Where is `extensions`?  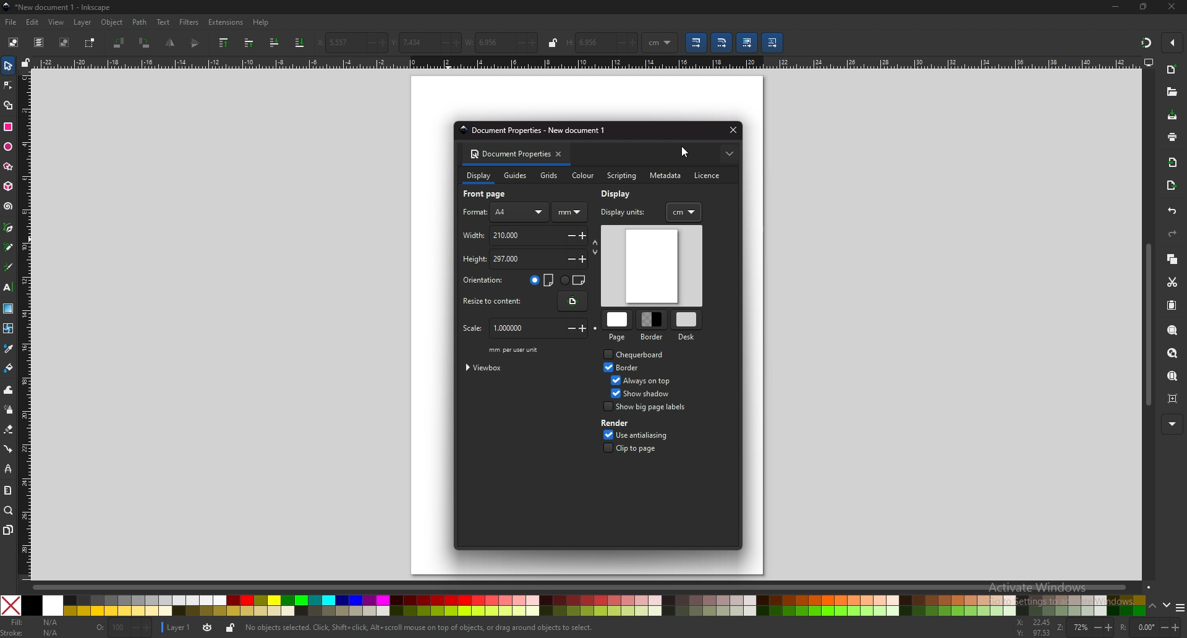
extensions is located at coordinates (225, 23).